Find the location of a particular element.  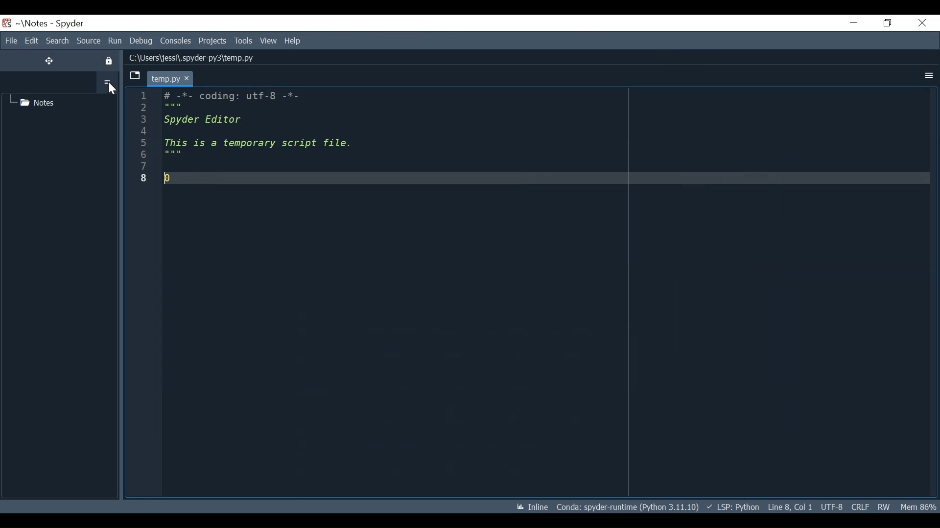

Consoles is located at coordinates (176, 41).